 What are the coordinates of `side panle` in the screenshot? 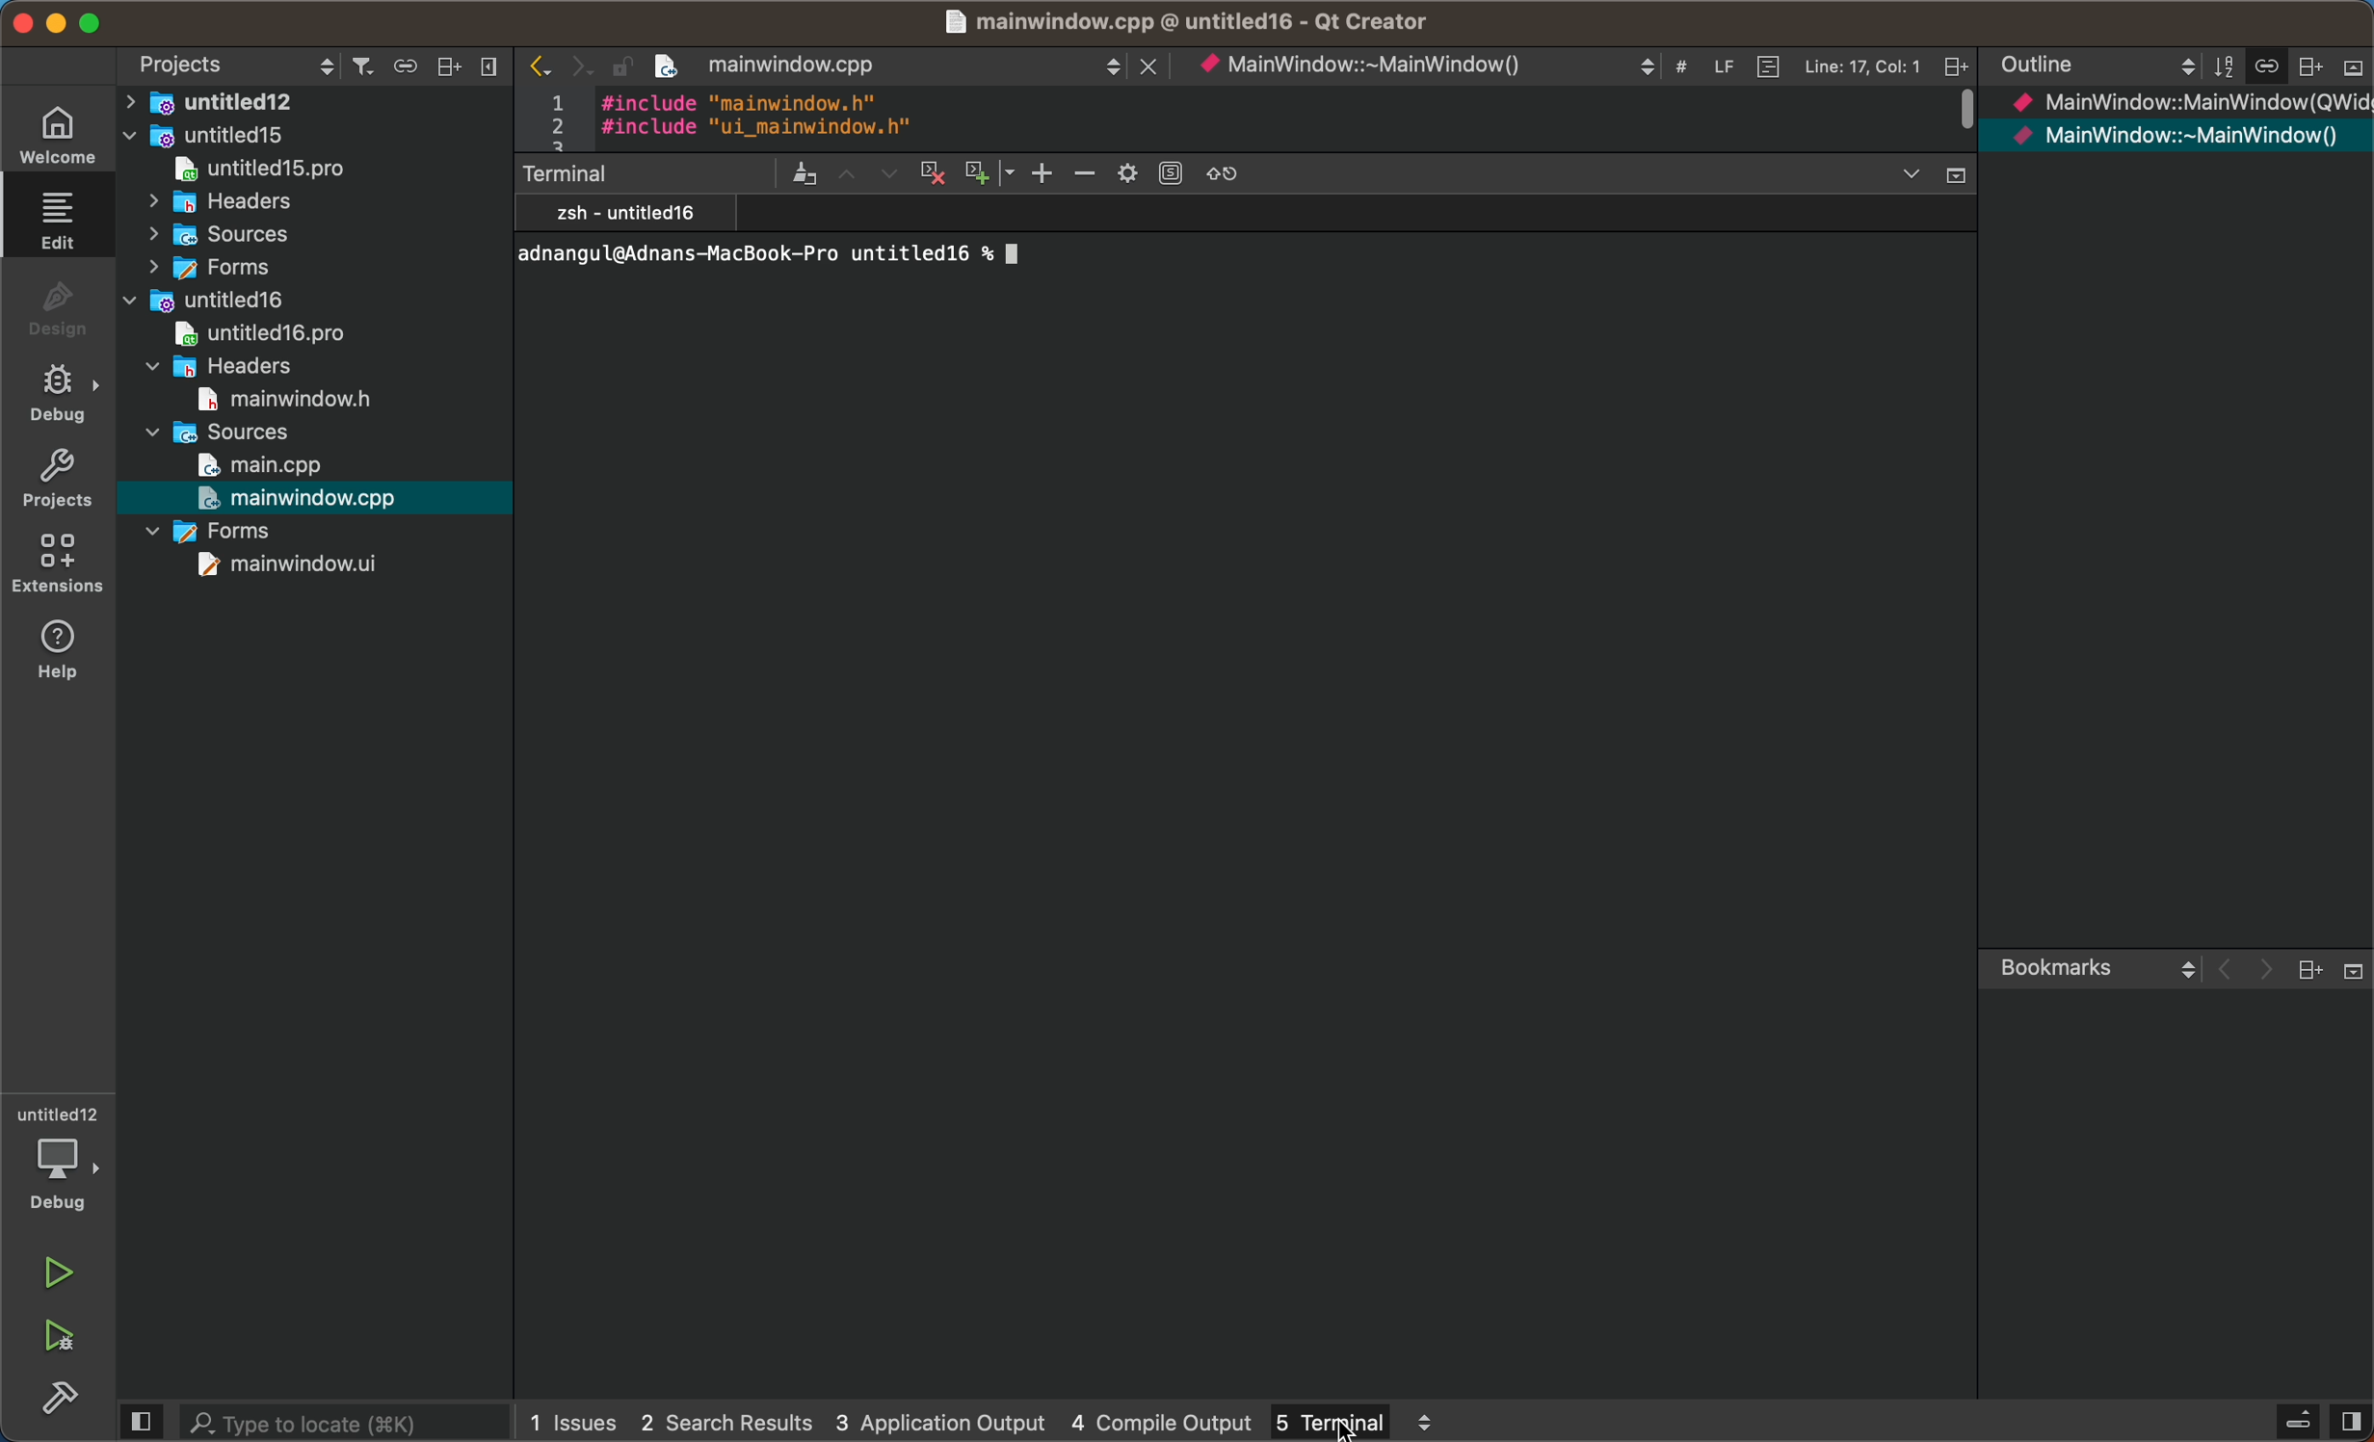 It's located at (2352, 1421).